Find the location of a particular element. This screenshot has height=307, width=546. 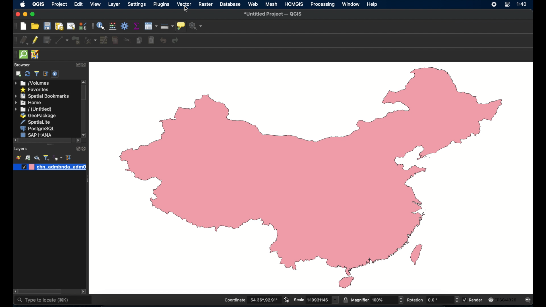

vector map of china is located at coordinates (312, 178).